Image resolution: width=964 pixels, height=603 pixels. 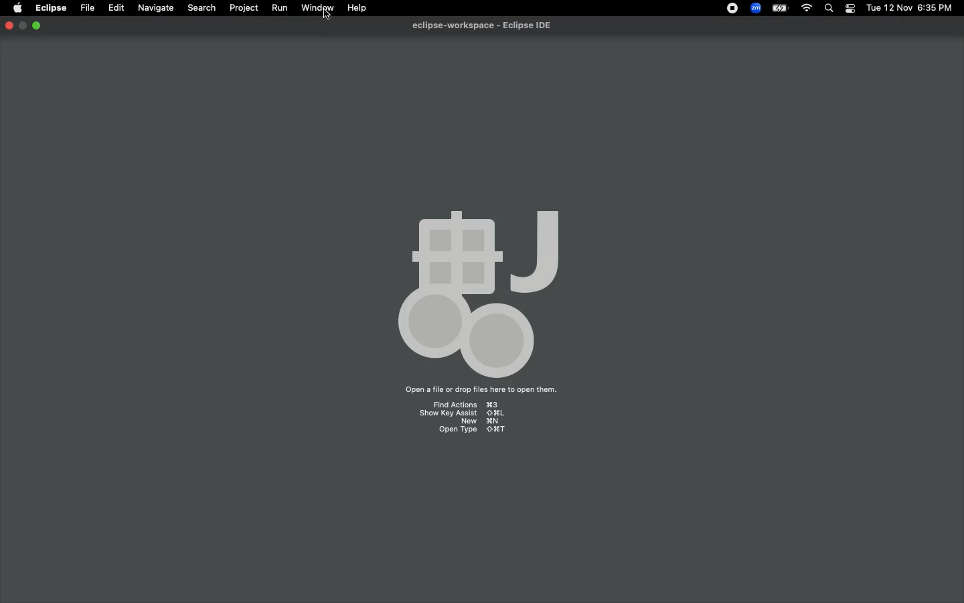 I want to click on Search, so click(x=829, y=9).